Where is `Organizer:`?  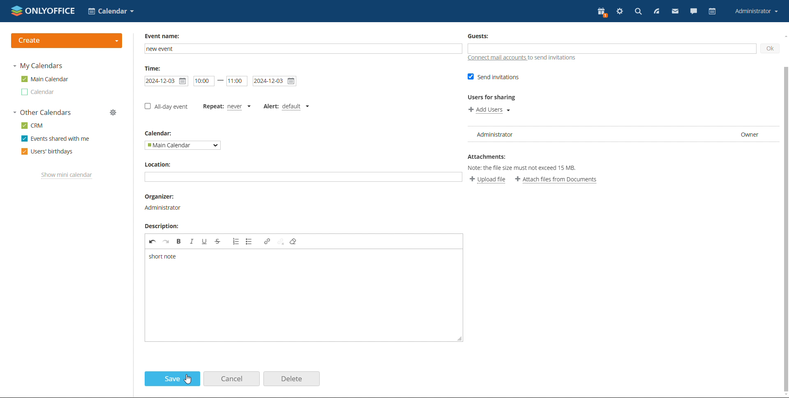
Organizer: is located at coordinates (160, 196).